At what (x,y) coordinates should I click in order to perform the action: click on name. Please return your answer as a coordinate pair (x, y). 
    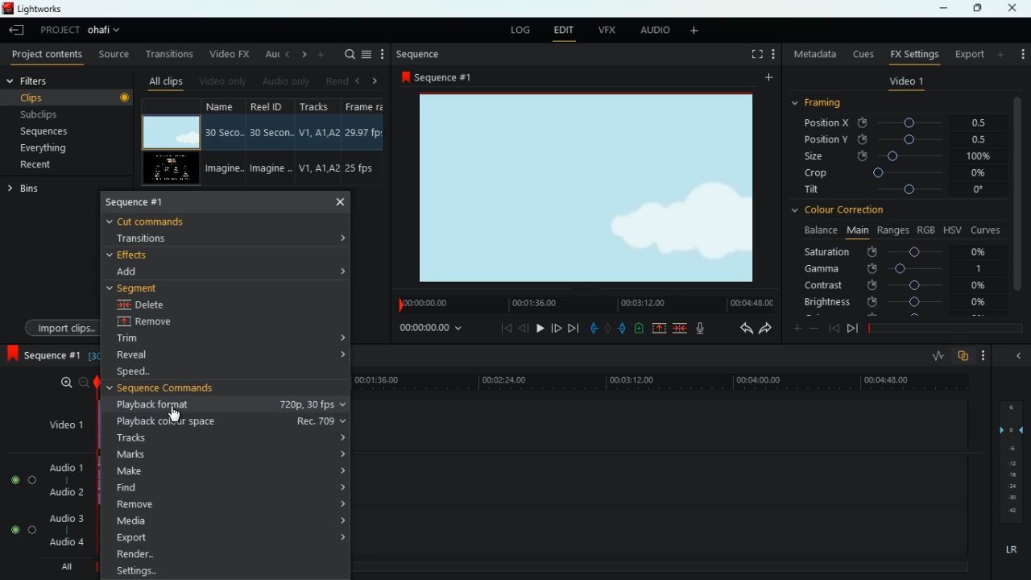
    Looking at the image, I should click on (222, 143).